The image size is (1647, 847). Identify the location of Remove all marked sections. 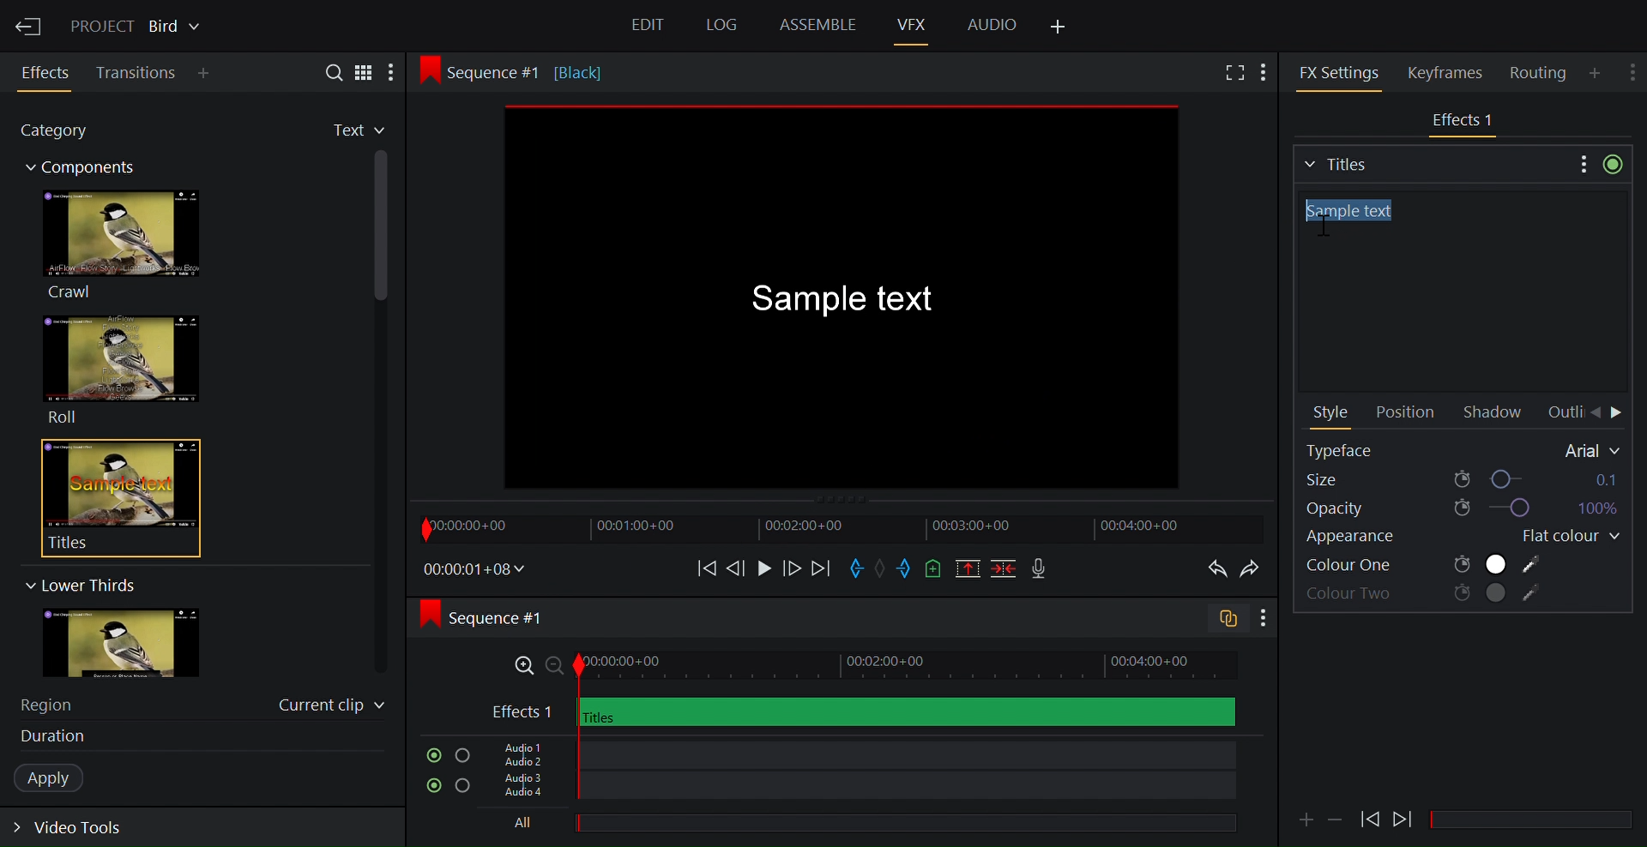
(969, 571).